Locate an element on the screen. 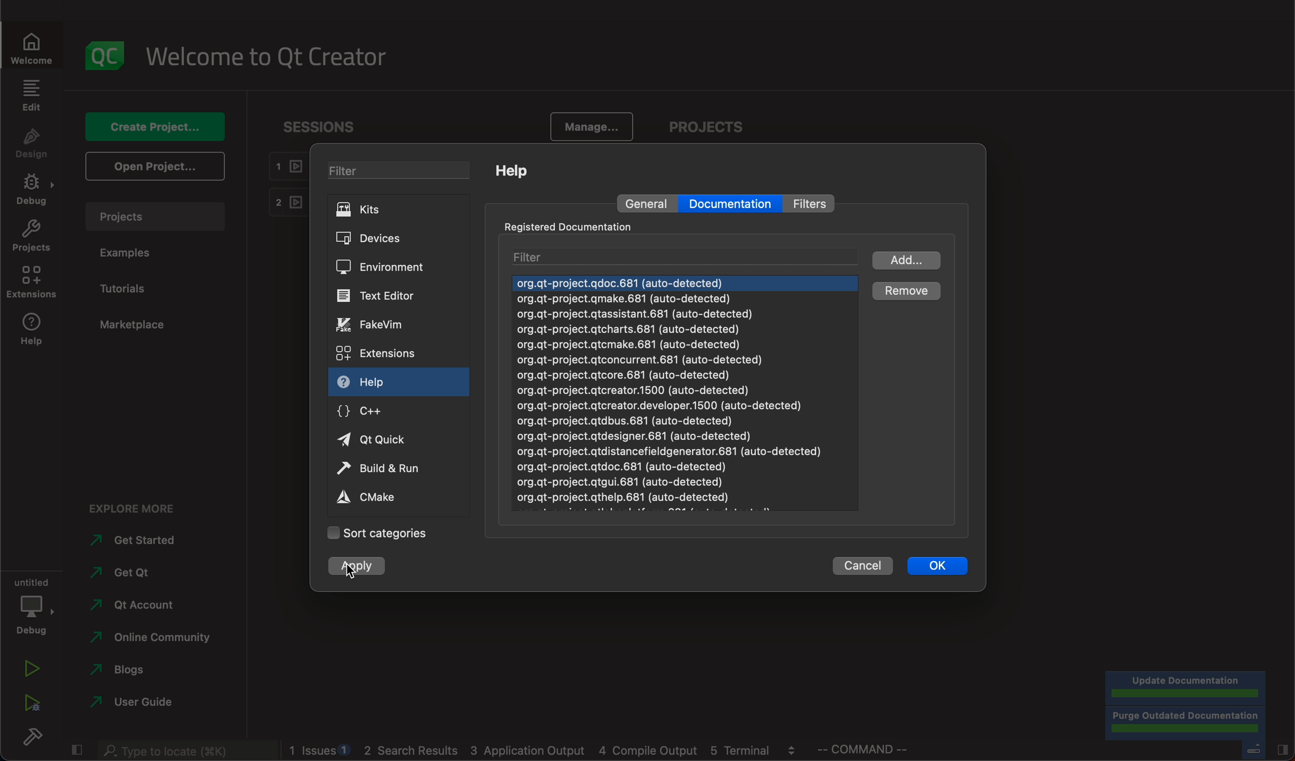 This screenshot has height=761, width=1295. blogs is located at coordinates (543, 752).